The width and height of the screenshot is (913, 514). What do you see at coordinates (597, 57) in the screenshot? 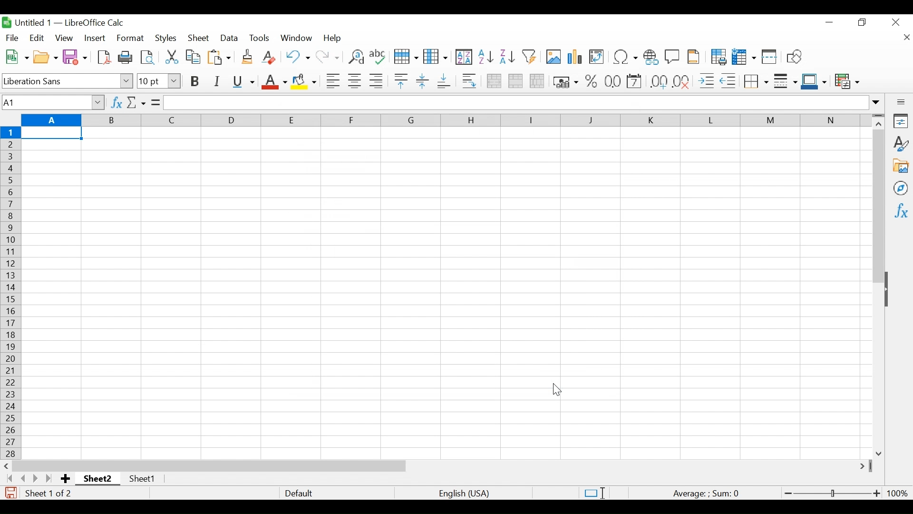
I see `Insert or Edit Pivot table` at bounding box center [597, 57].